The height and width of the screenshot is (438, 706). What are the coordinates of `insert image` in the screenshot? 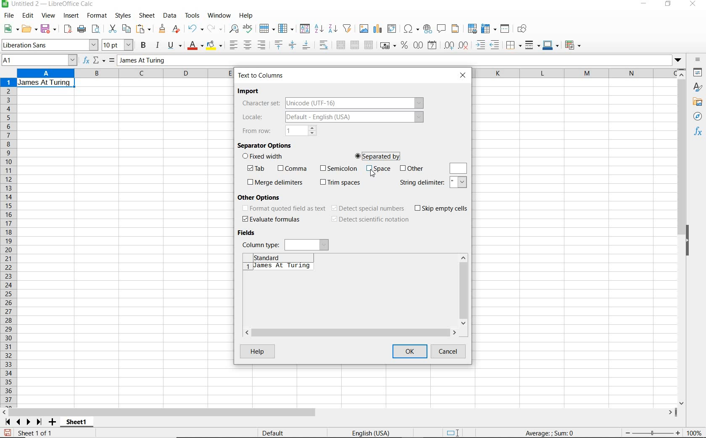 It's located at (364, 29).